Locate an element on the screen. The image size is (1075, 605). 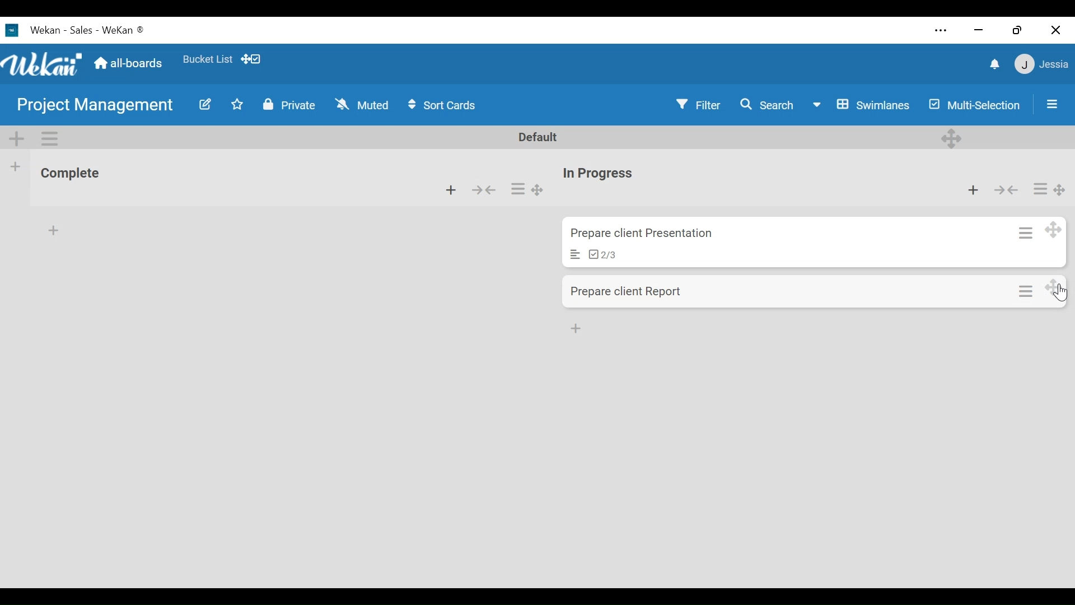
Default is located at coordinates (540, 137).